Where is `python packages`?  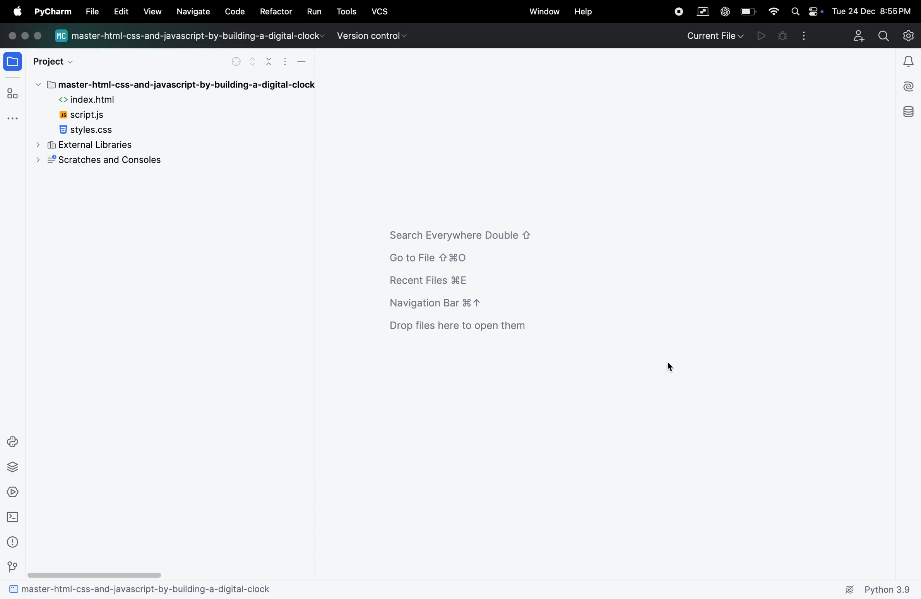
python packages is located at coordinates (15, 467).